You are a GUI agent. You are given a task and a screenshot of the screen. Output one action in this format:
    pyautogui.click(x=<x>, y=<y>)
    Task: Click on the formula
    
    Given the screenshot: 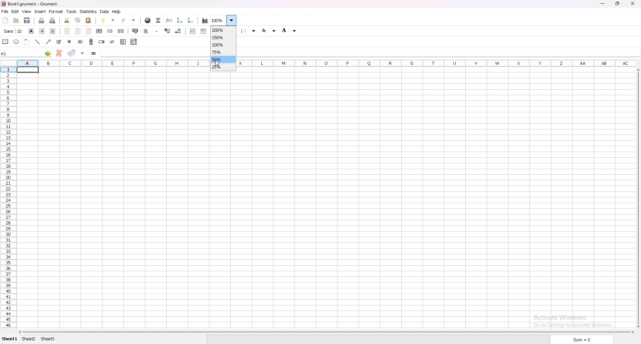 What is the action you would take?
    pyautogui.click(x=93, y=53)
    